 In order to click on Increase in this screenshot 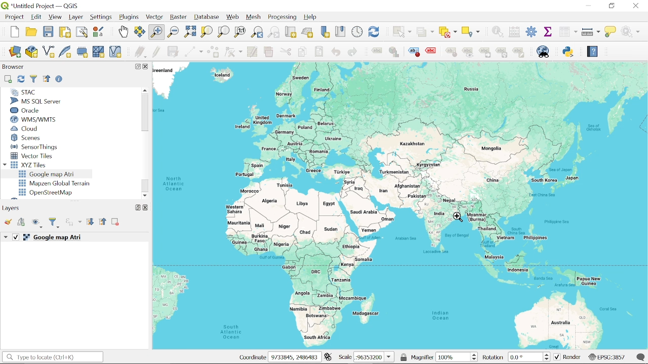, I will do `click(548, 353)`.